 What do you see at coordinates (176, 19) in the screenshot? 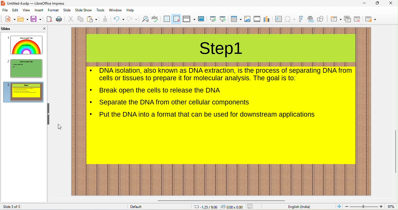
I see `snap to grid` at bounding box center [176, 19].